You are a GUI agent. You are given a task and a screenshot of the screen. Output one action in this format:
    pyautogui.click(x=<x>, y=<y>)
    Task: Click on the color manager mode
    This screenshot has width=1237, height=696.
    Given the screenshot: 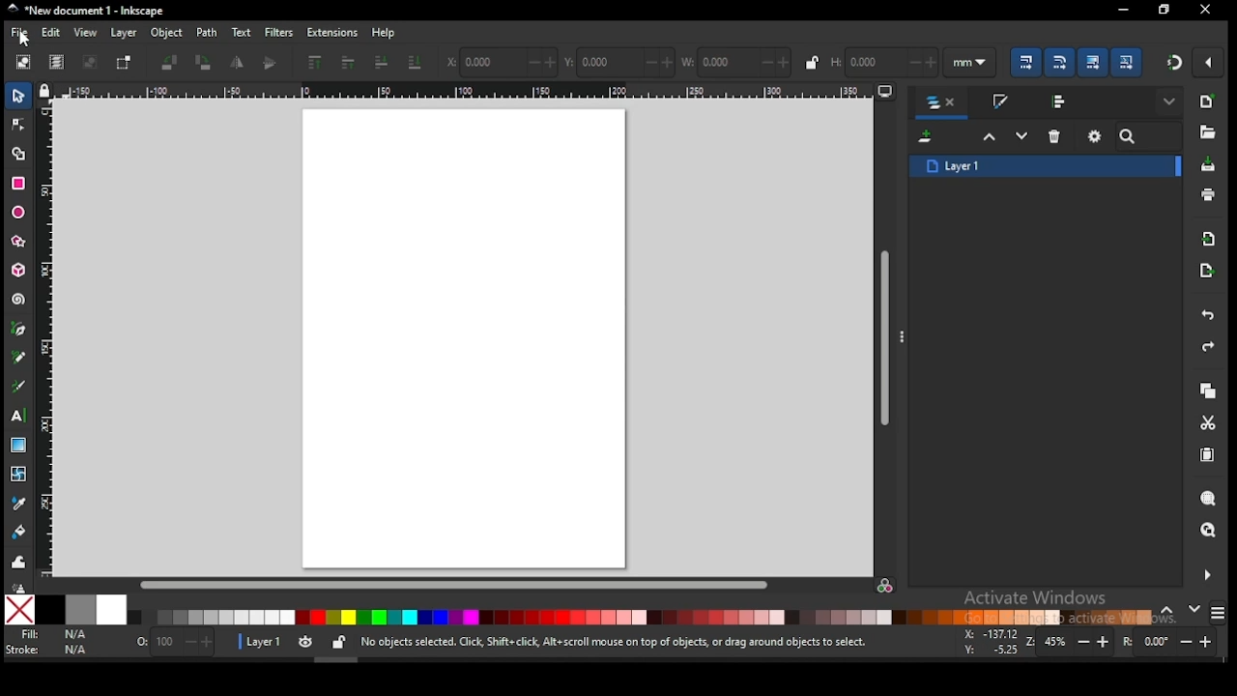 What is the action you would take?
    pyautogui.click(x=886, y=587)
    